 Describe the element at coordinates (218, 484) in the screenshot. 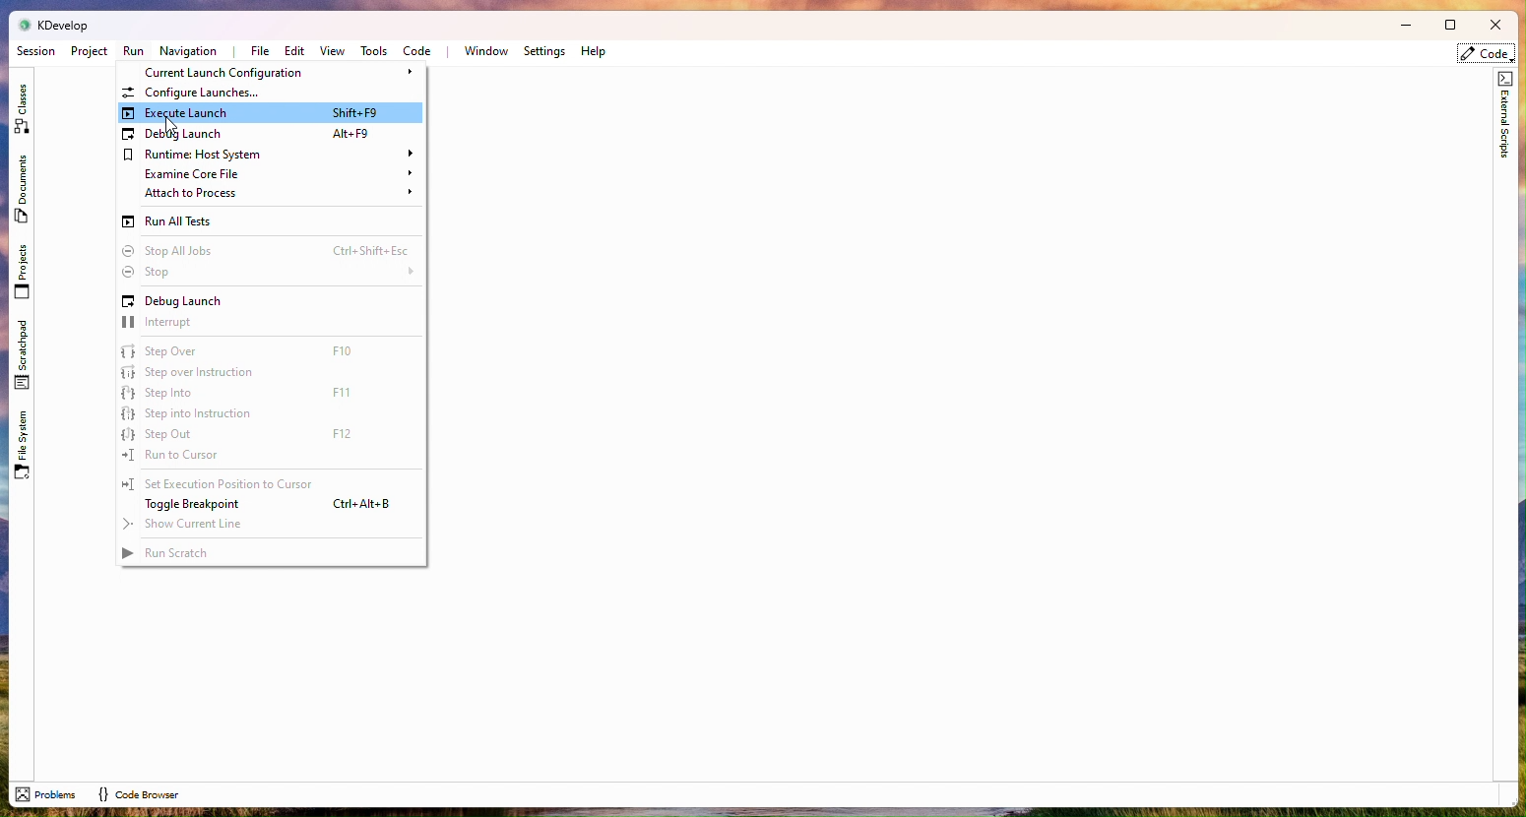

I see `Set execition to cursor` at that location.